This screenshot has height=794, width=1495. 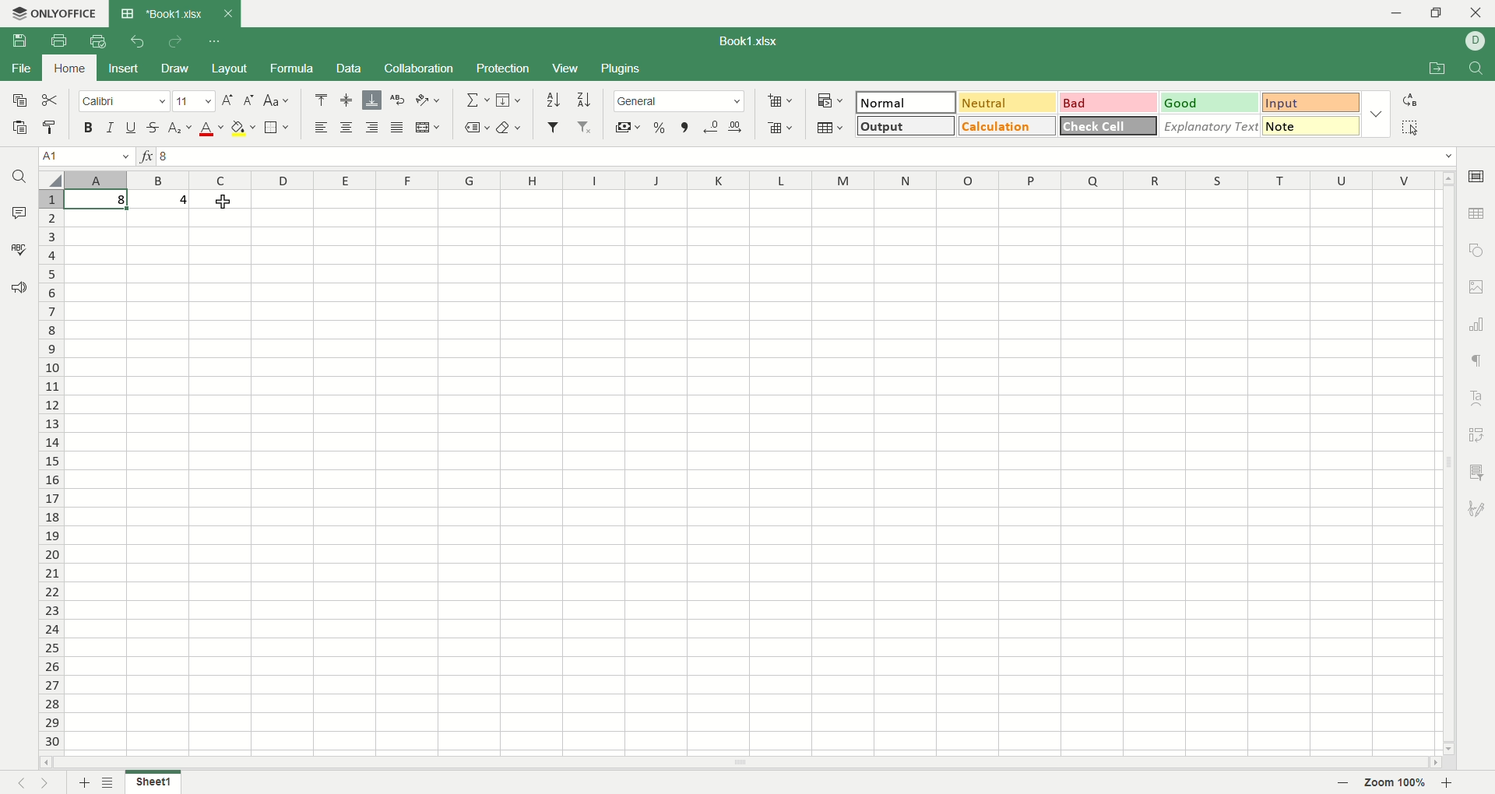 What do you see at coordinates (21, 40) in the screenshot?
I see `save` at bounding box center [21, 40].